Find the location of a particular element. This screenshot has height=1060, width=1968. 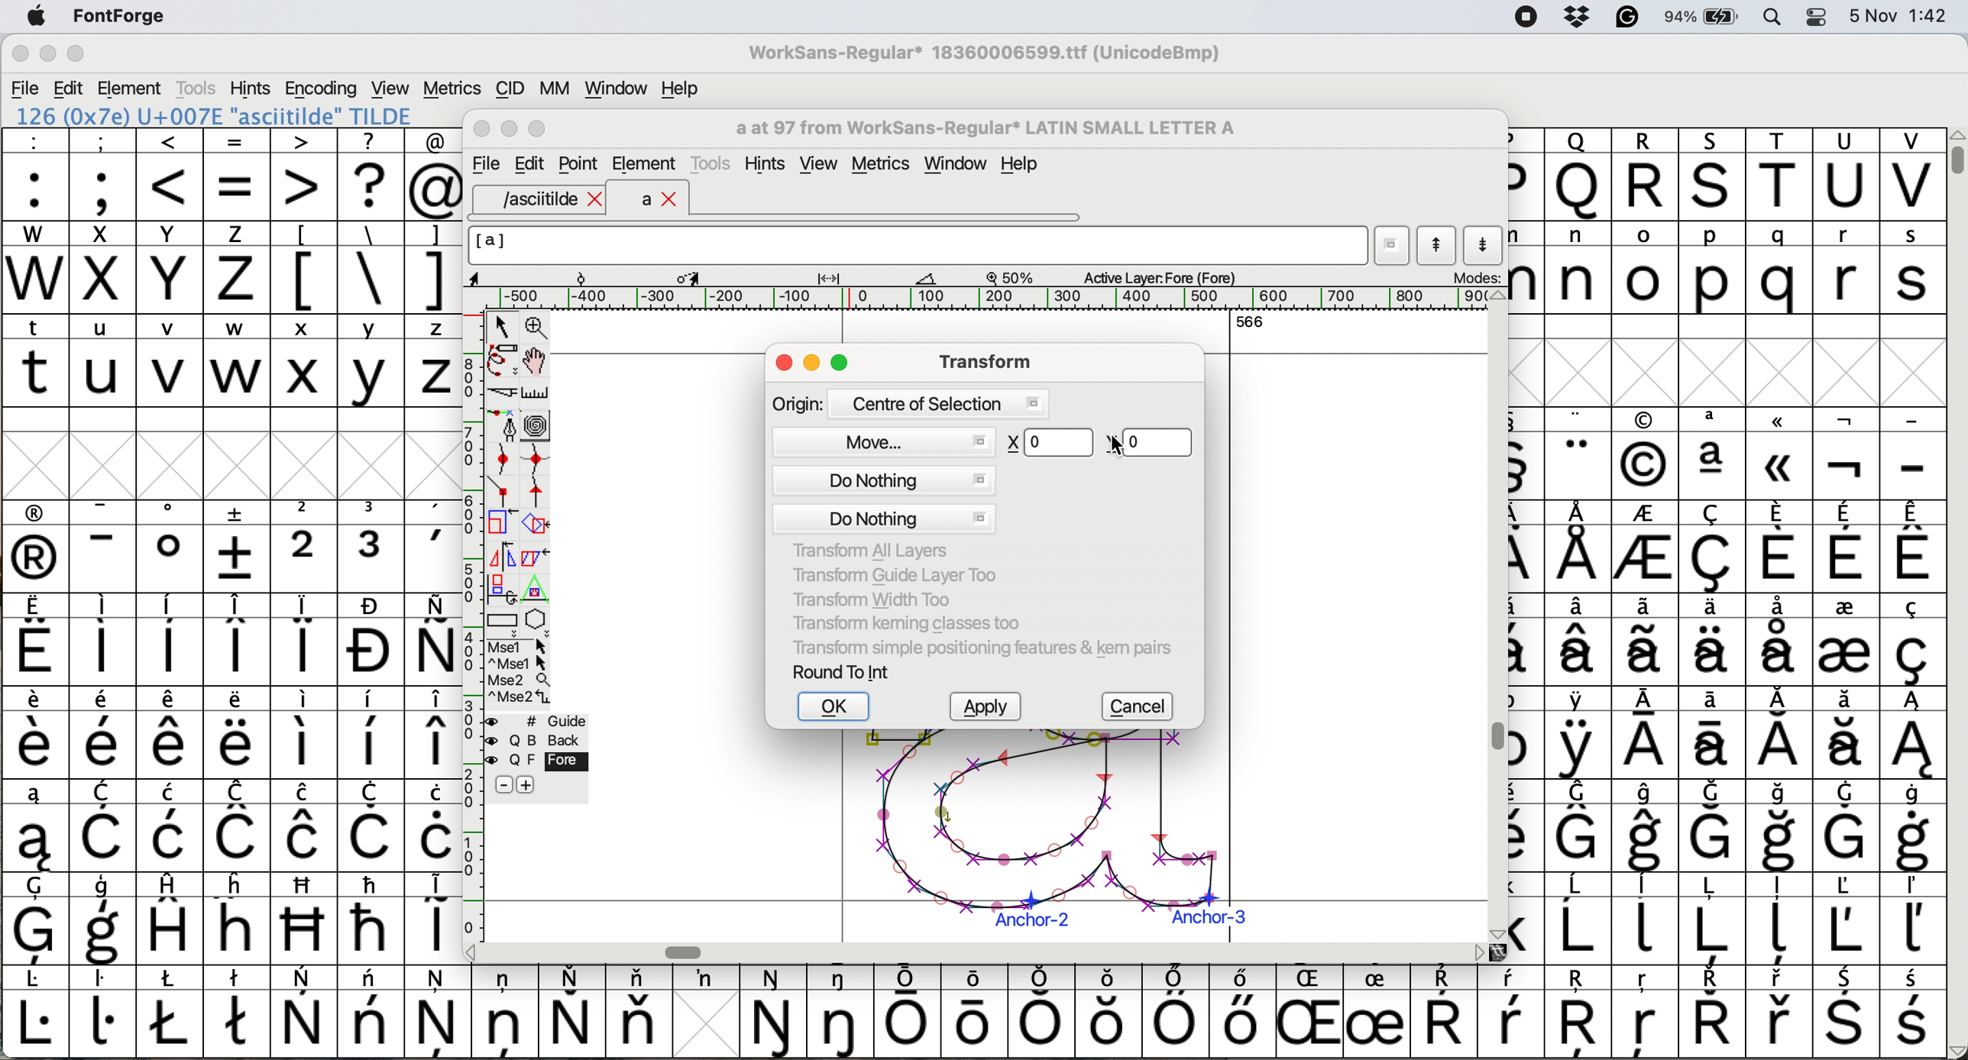

W is located at coordinates (37, 268).